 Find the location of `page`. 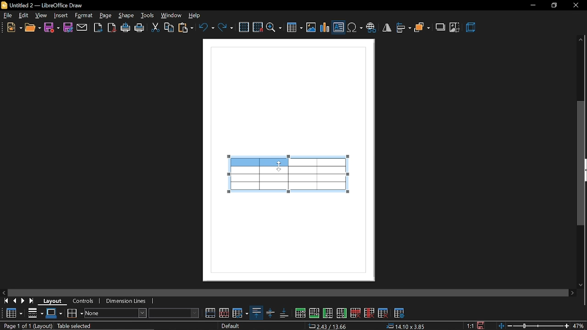

page is located at coordinates (105, 14).